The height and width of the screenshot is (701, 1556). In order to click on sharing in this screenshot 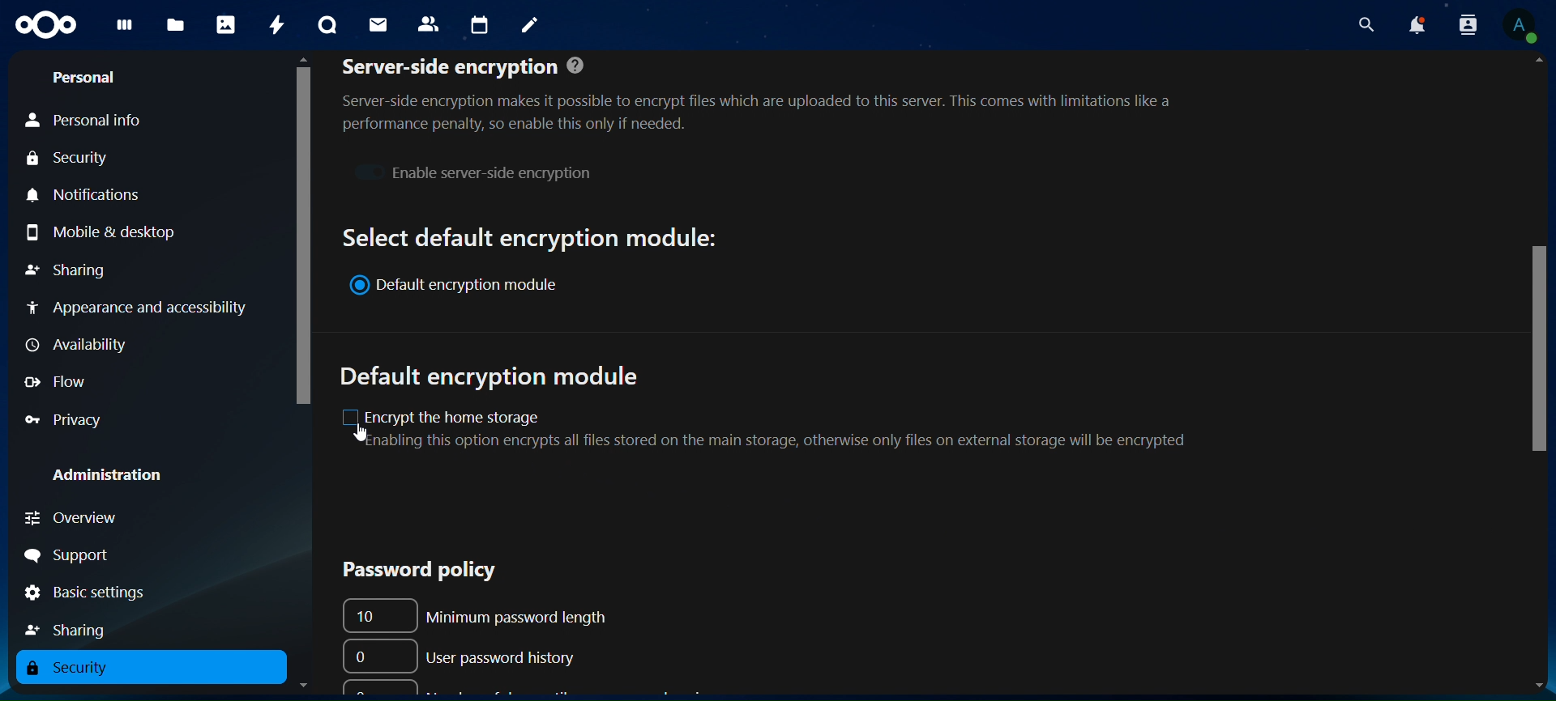, I will do `click(69, 267)`.